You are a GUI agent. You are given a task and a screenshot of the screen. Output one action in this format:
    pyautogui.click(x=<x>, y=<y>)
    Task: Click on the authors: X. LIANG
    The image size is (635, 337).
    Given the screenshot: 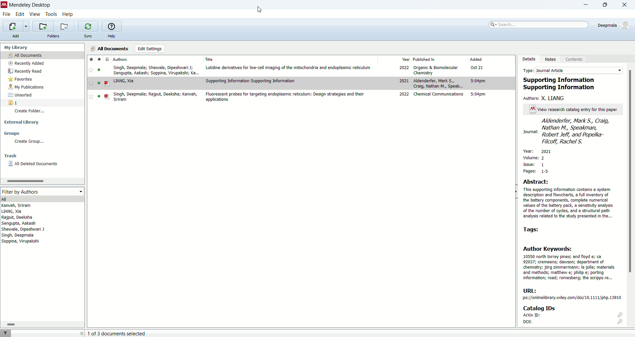 What is the action you would take?
    pyautogui.click(x=545, y=98)
    